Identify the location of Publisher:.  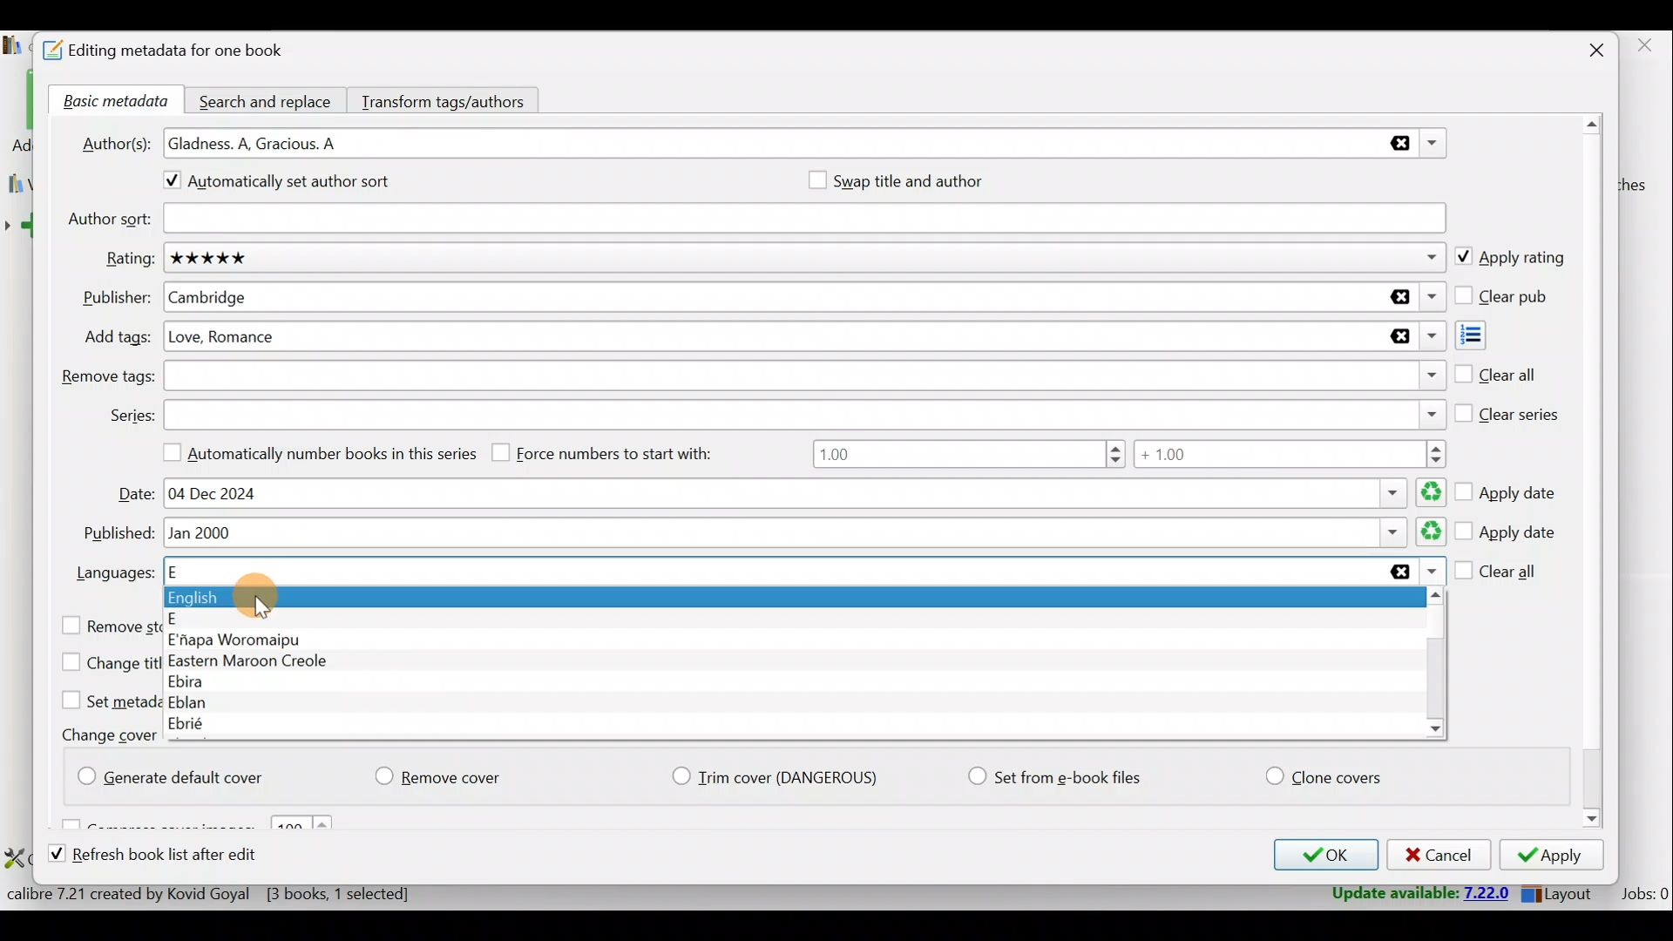
(117, 298).